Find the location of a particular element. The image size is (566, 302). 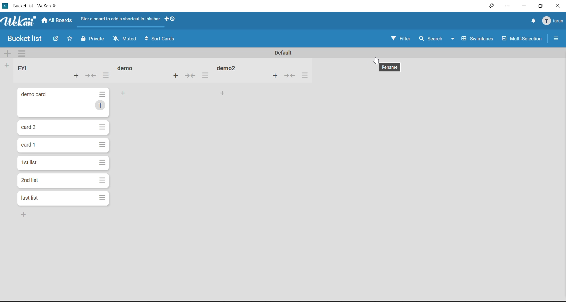

list title is located at coordinates (127, 68).